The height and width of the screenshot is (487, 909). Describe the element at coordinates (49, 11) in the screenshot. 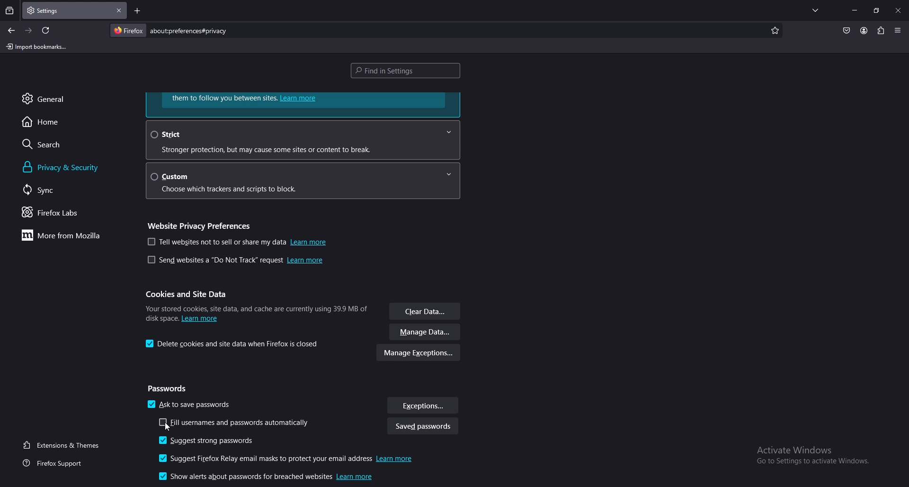

I see `tab` at that location.